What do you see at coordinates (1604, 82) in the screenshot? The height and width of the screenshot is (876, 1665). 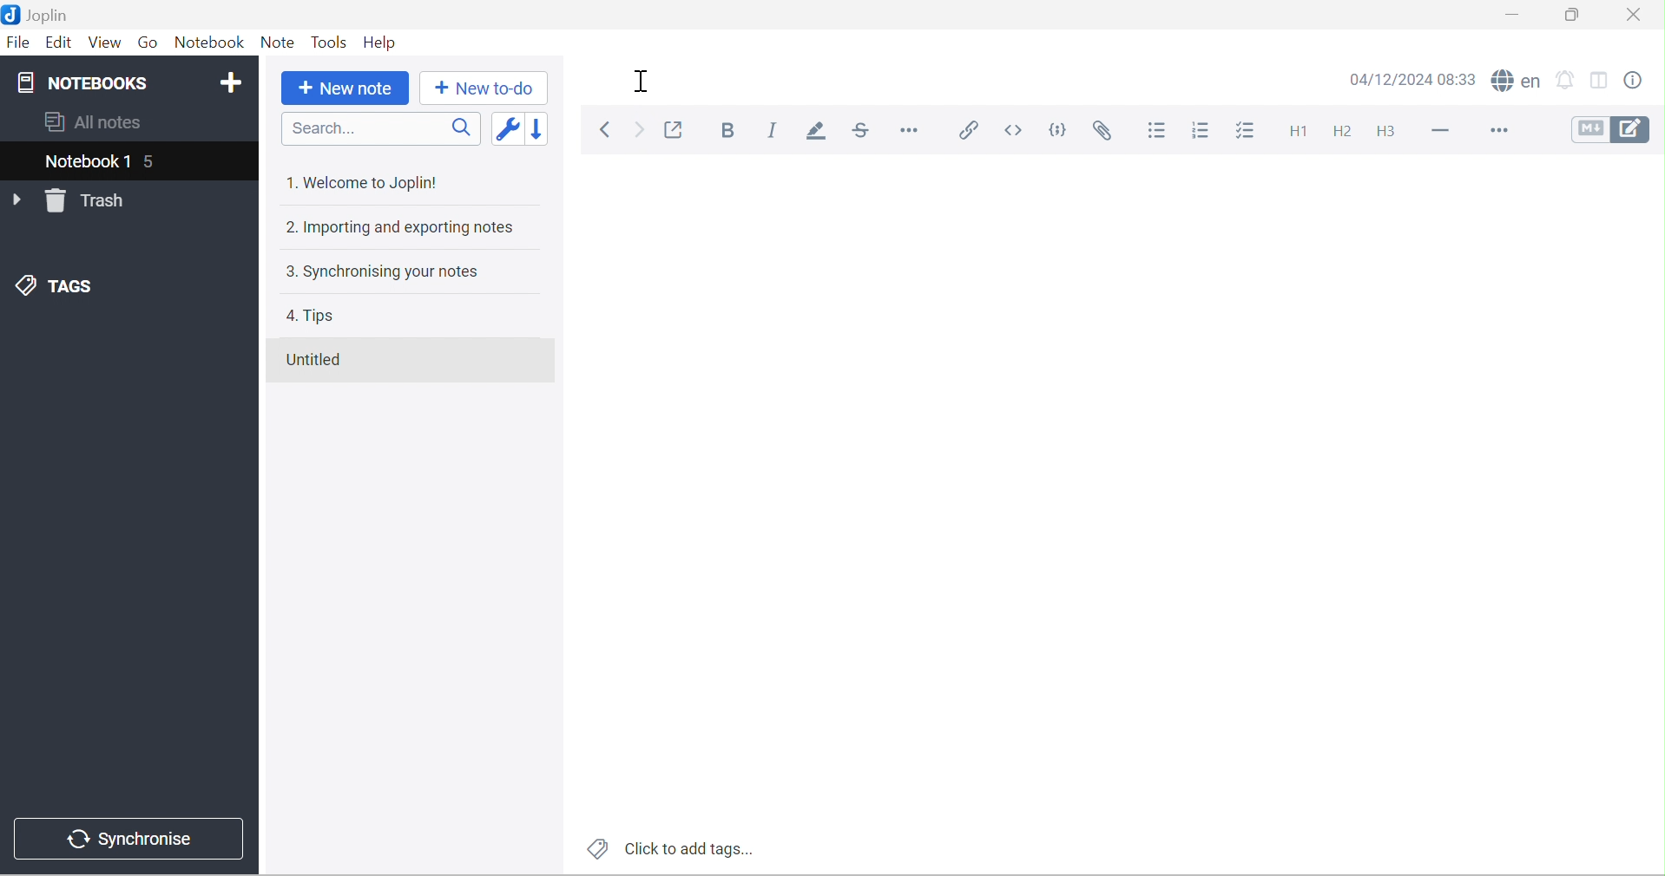 I see `Toggle editor layouts` at bounding box center [1604, 82].